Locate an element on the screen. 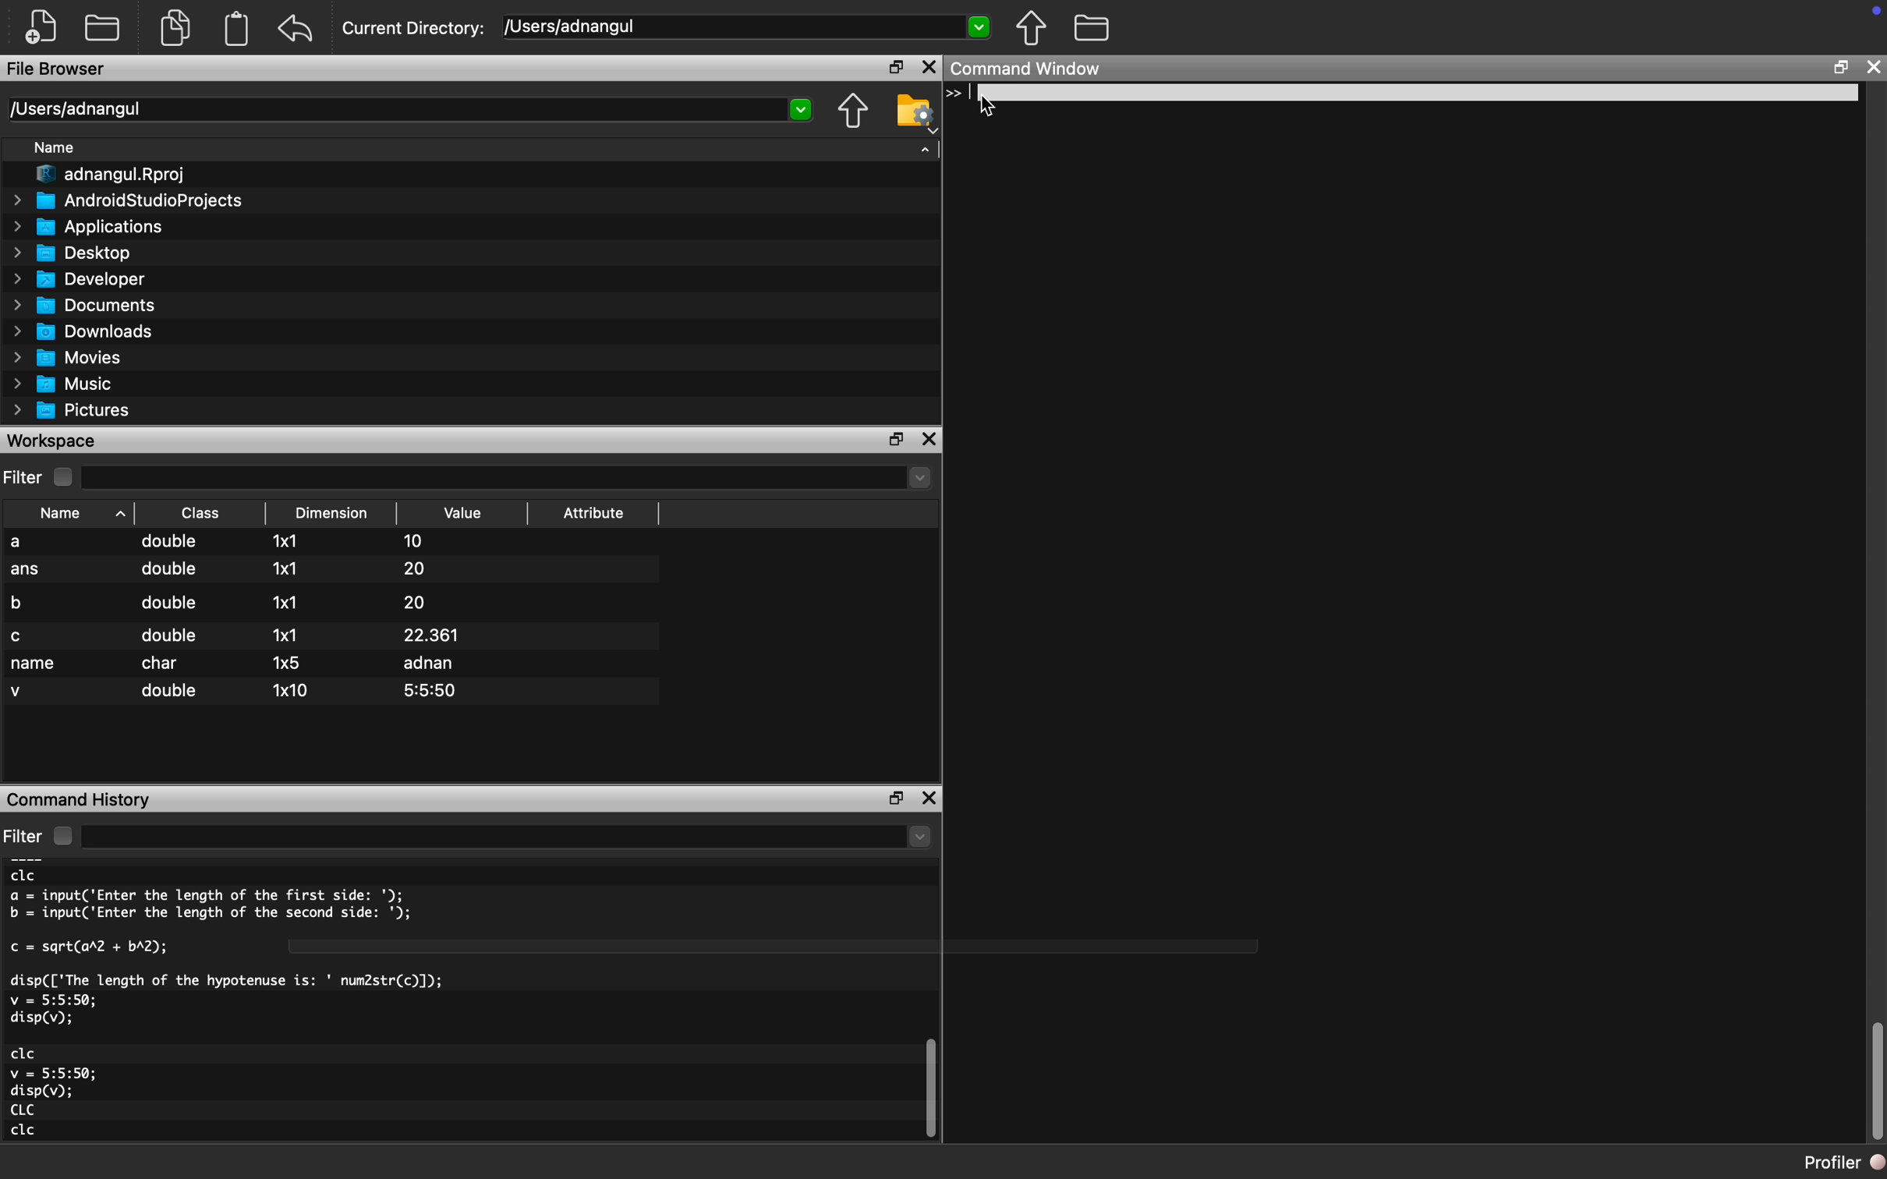 This screenshot has height=1179, width=1887. Hide is located at coordinates (926, 154).